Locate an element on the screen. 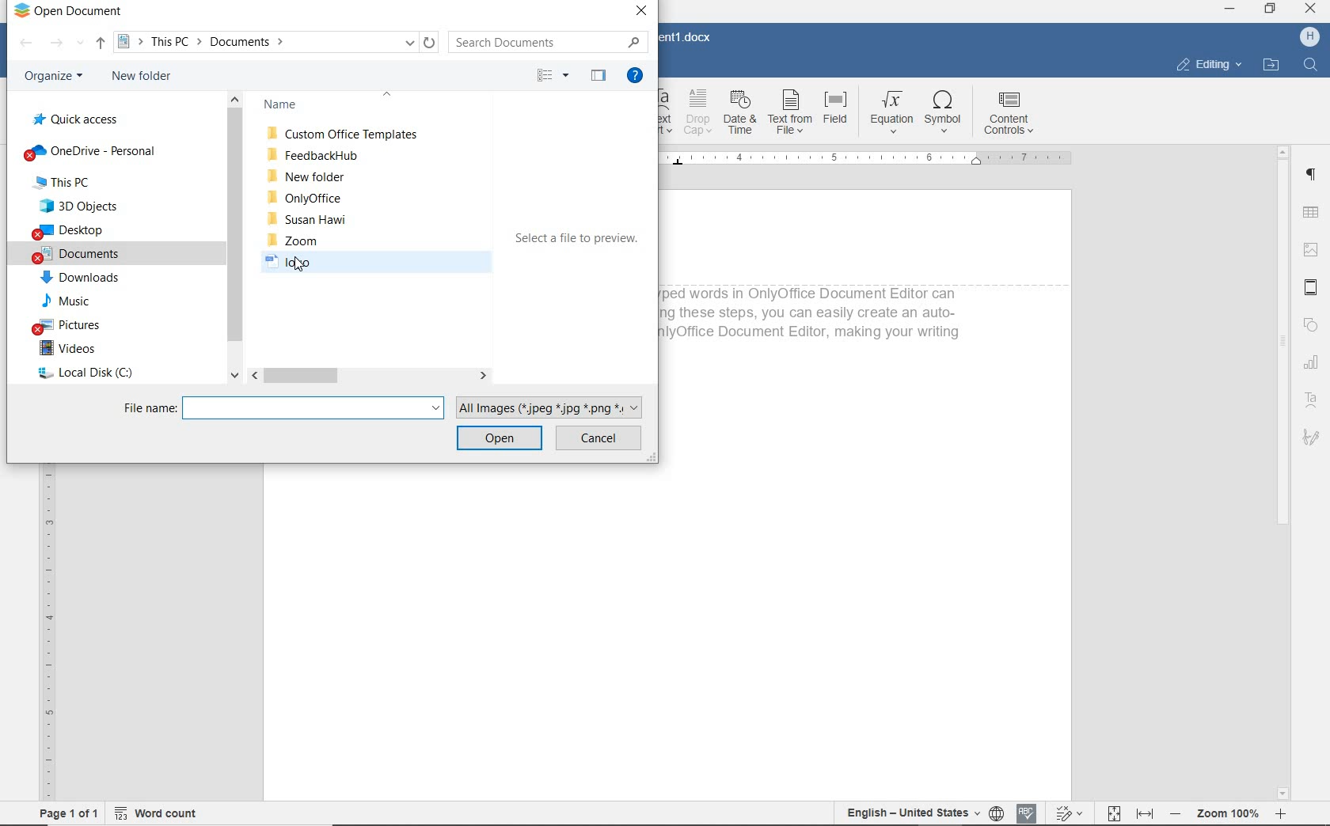 The image size is (1330, 826). FIT TO WIDTH is located at coordinates (1144, 813).